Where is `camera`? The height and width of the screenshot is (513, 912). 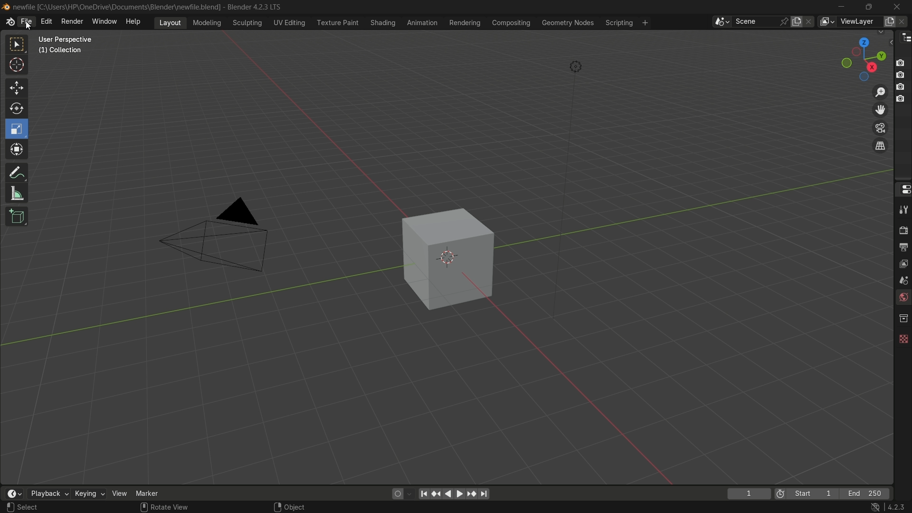
camera is located at coordinates (221, 236).